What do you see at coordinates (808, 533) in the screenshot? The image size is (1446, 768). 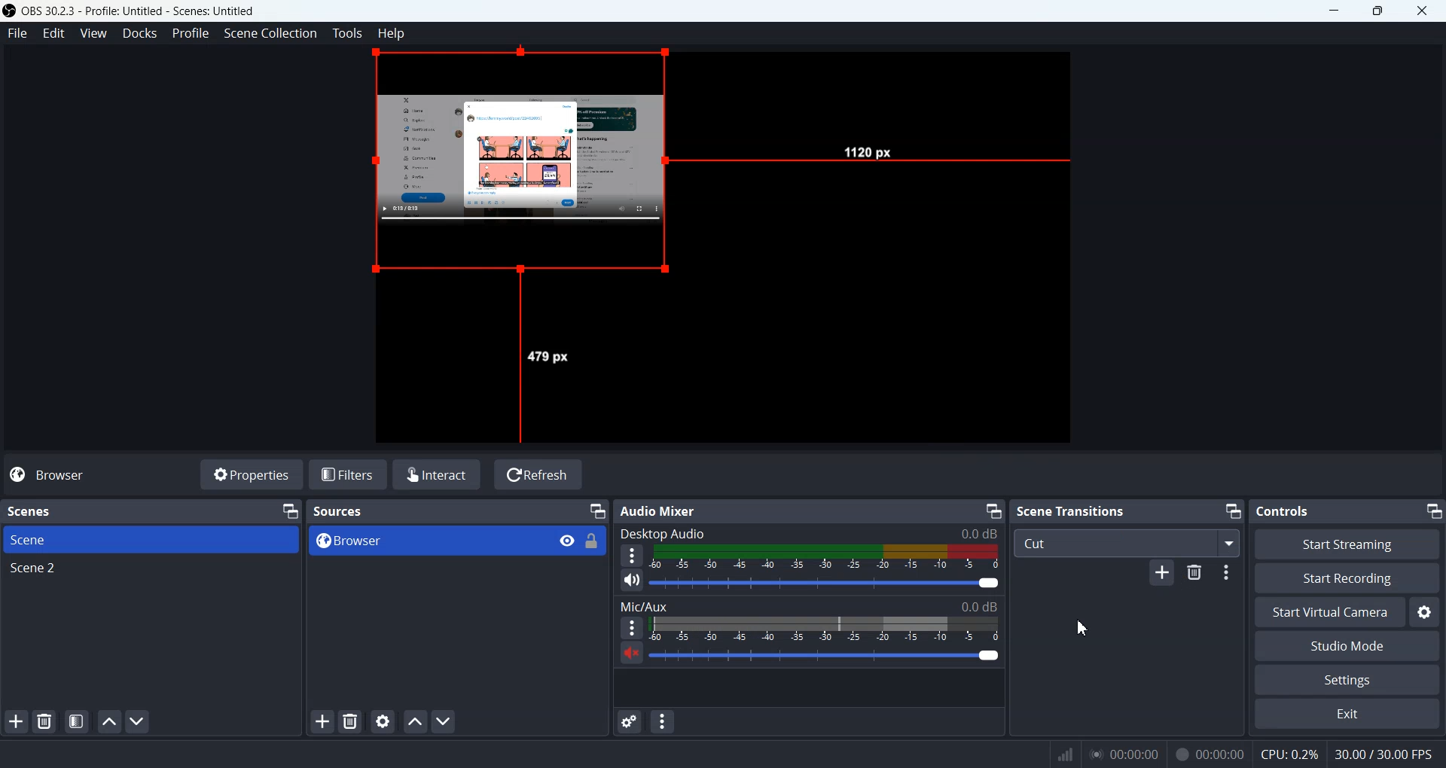 I see `Text` at bounding box center [808, 533].